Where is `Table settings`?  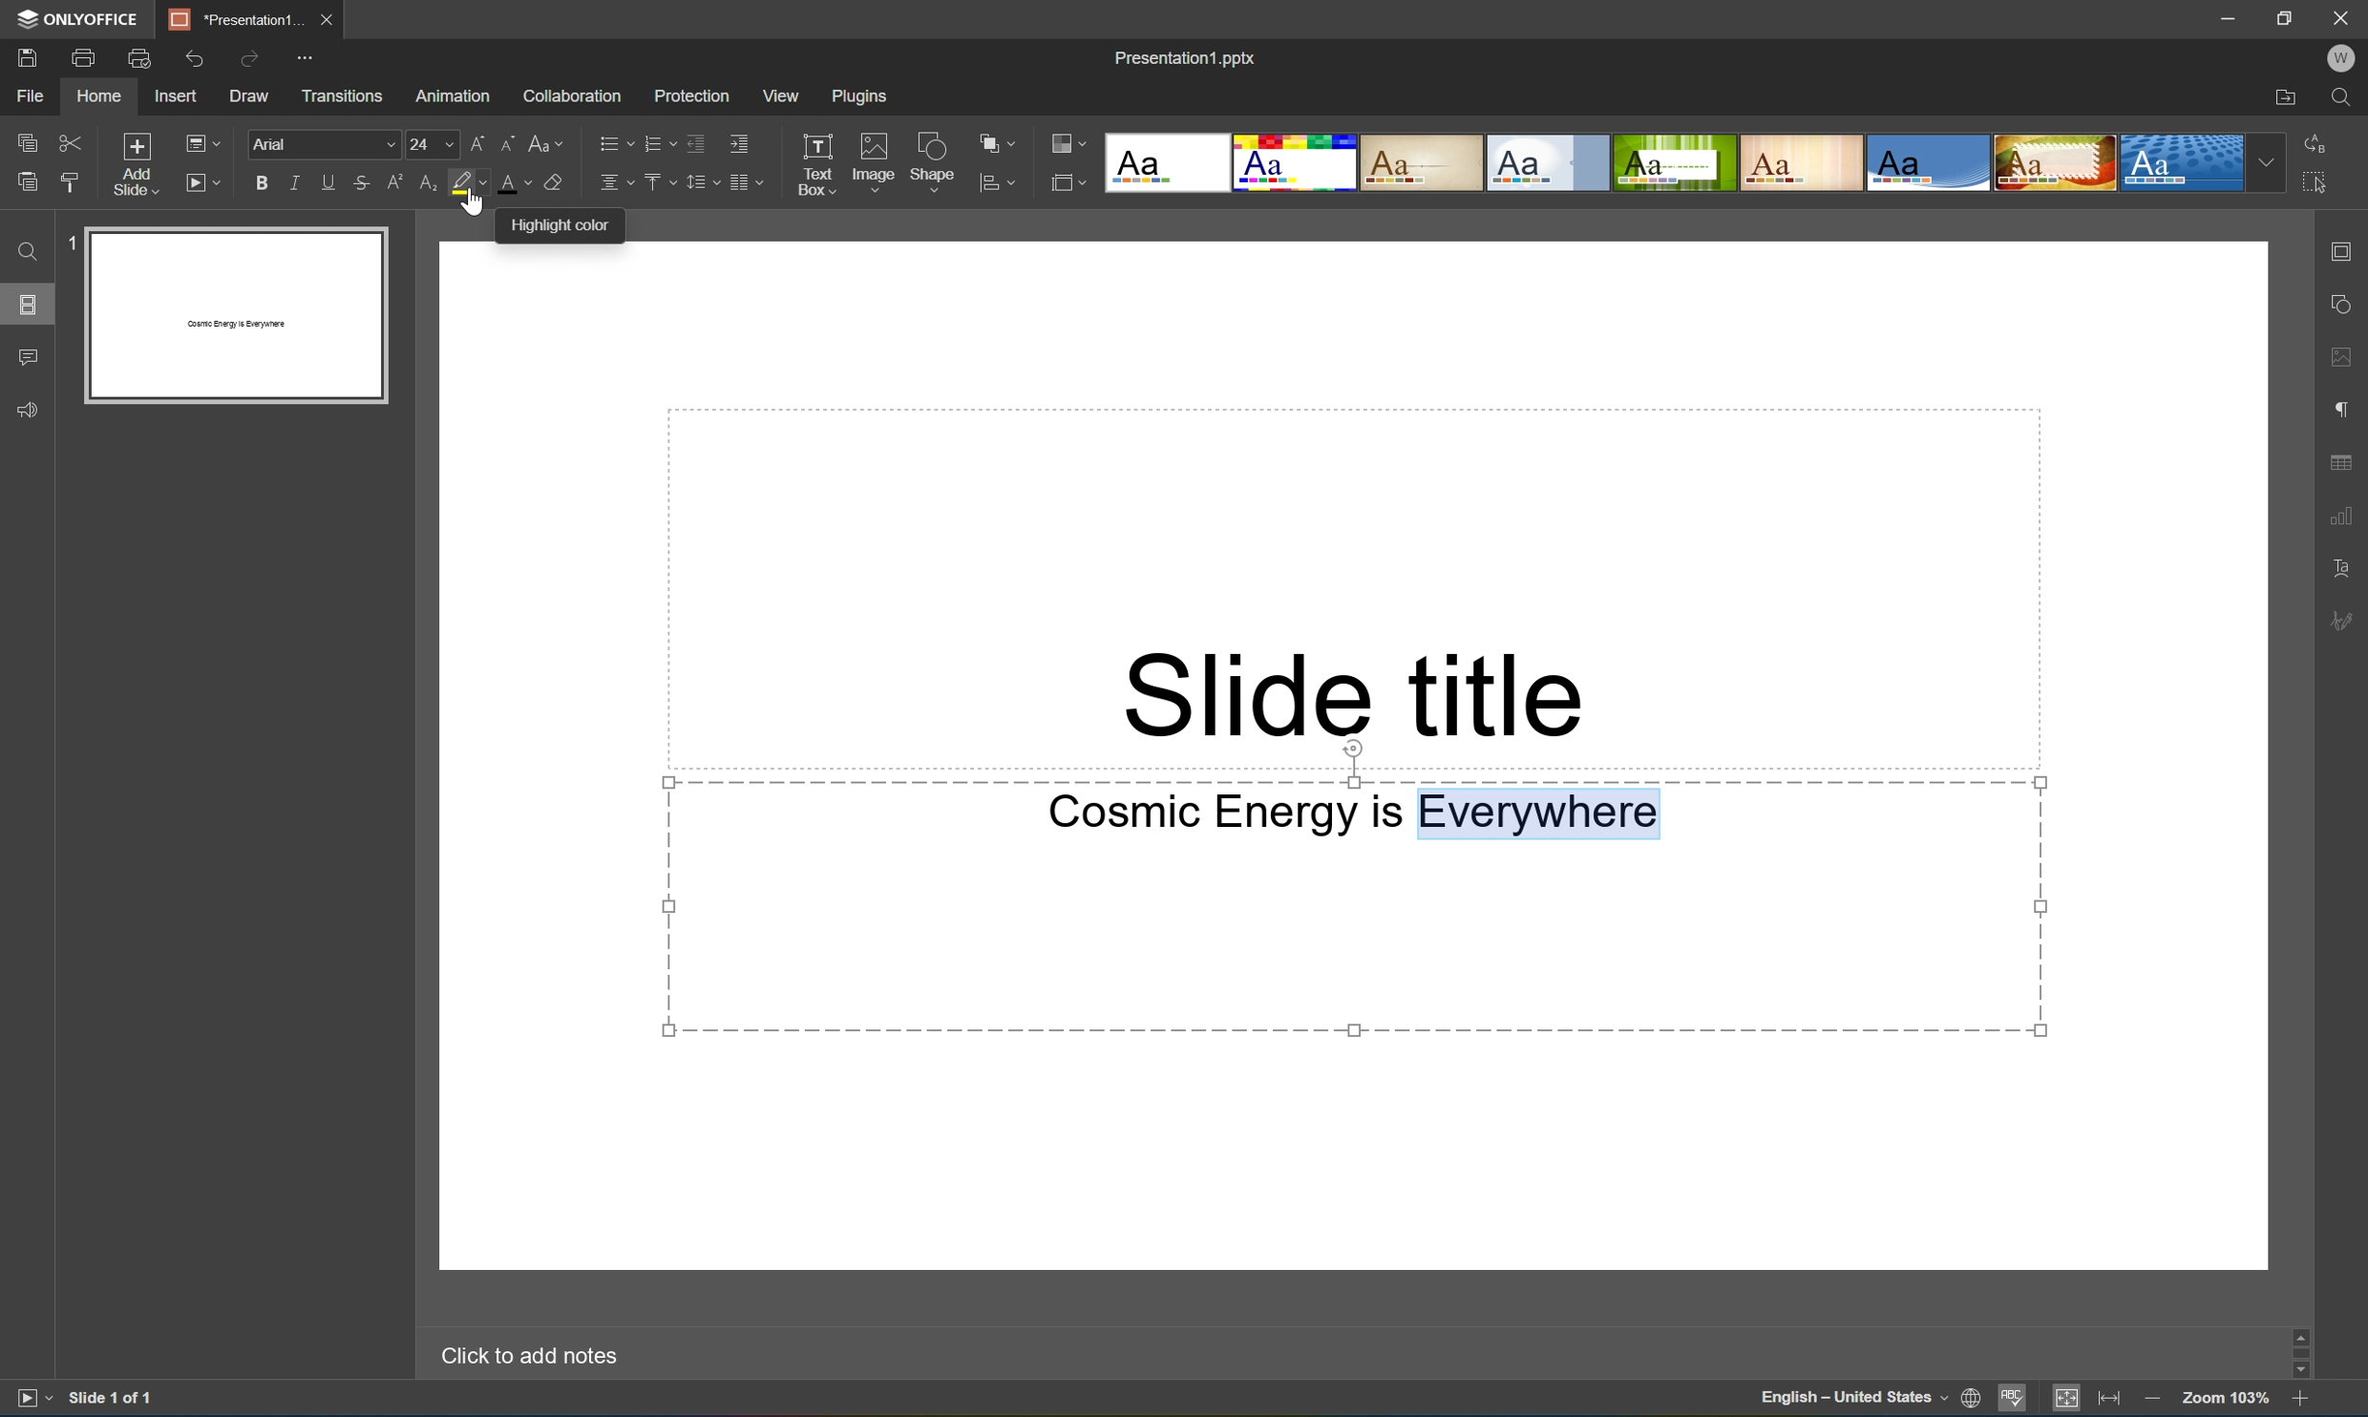
Table settings is located at coordinates (2344, 461).